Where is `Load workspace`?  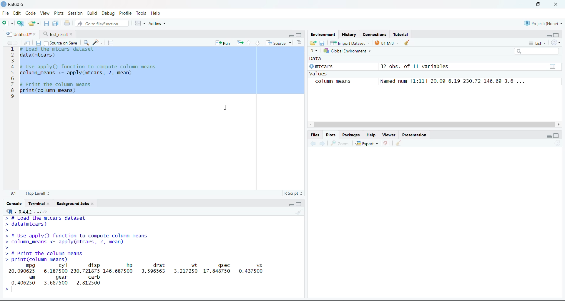 Load workspace is located at coordinates (312, 43).